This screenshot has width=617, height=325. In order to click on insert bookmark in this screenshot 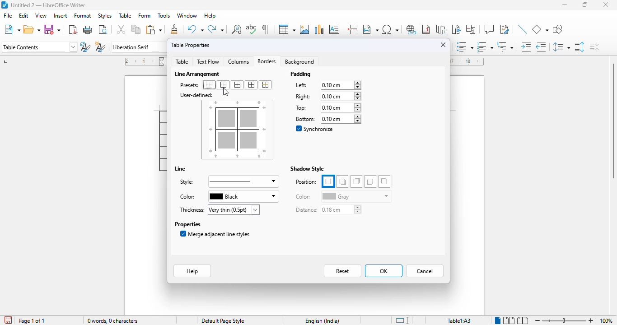, I will do `click(455, 29)`.